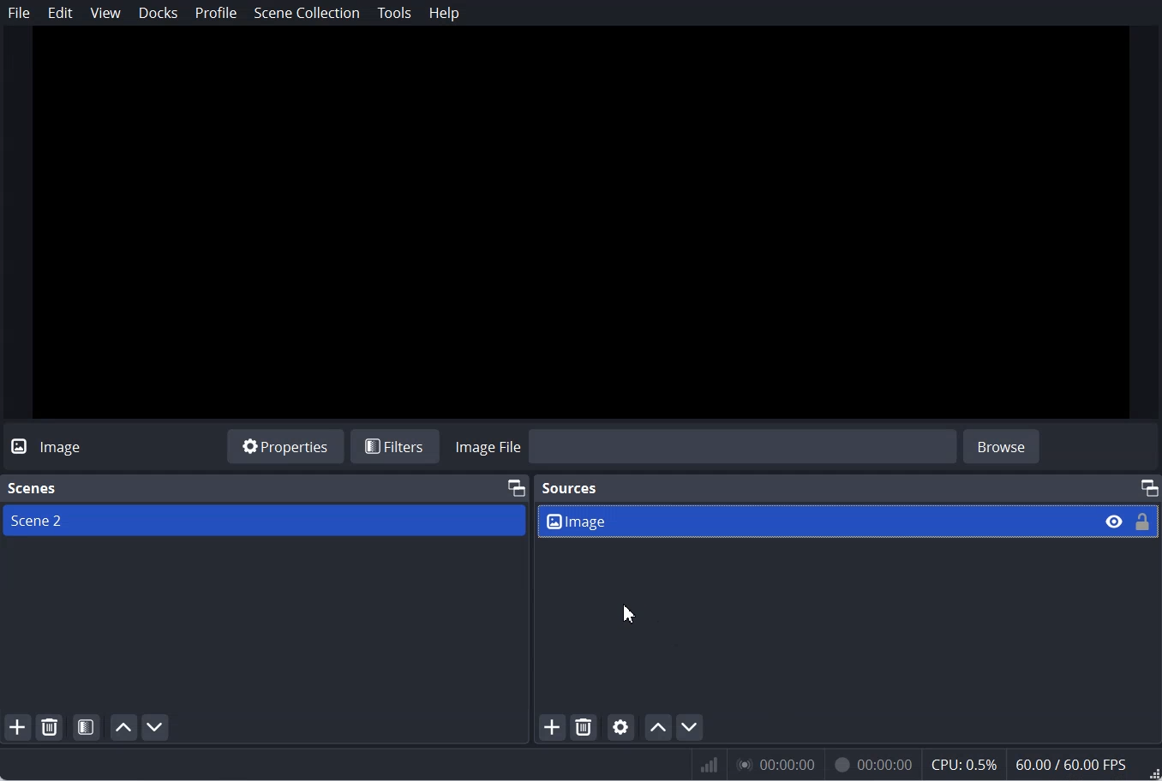 The image size is (1162, 781). Describe the element at coordinates (553, 726) in the screenshot. I see `Add Source` at that location.